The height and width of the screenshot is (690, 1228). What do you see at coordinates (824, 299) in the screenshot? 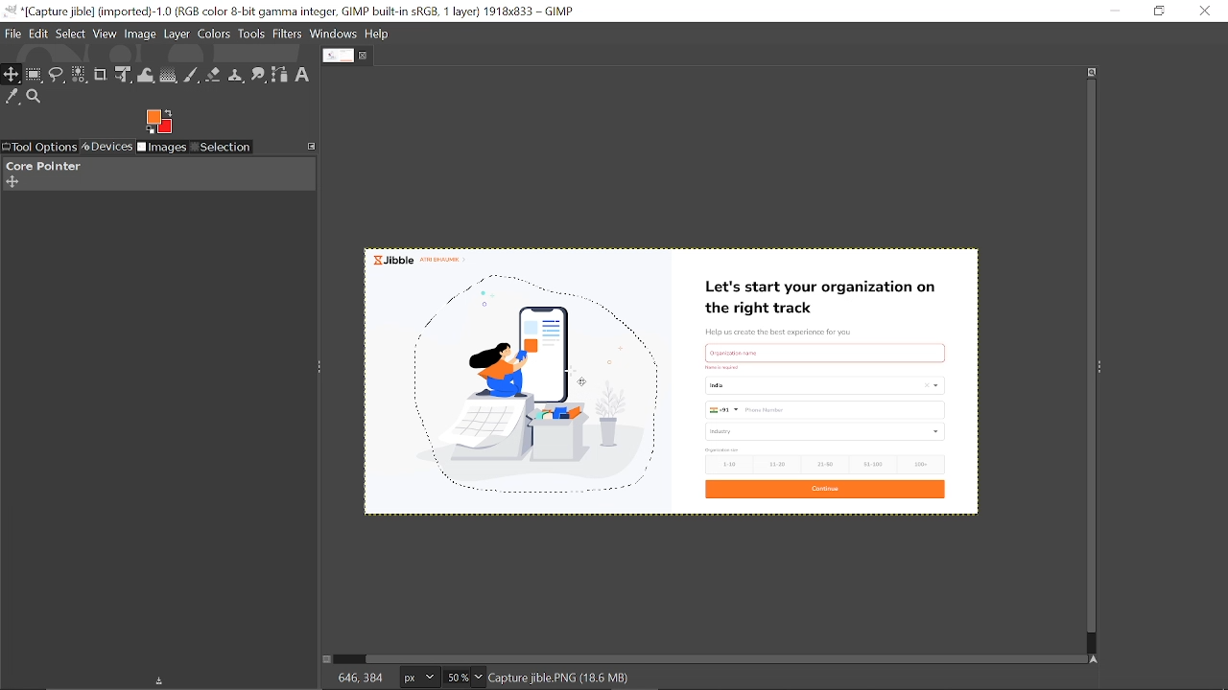
I see `Let's start your organization on
the right track` at bounding box center [824, 299].